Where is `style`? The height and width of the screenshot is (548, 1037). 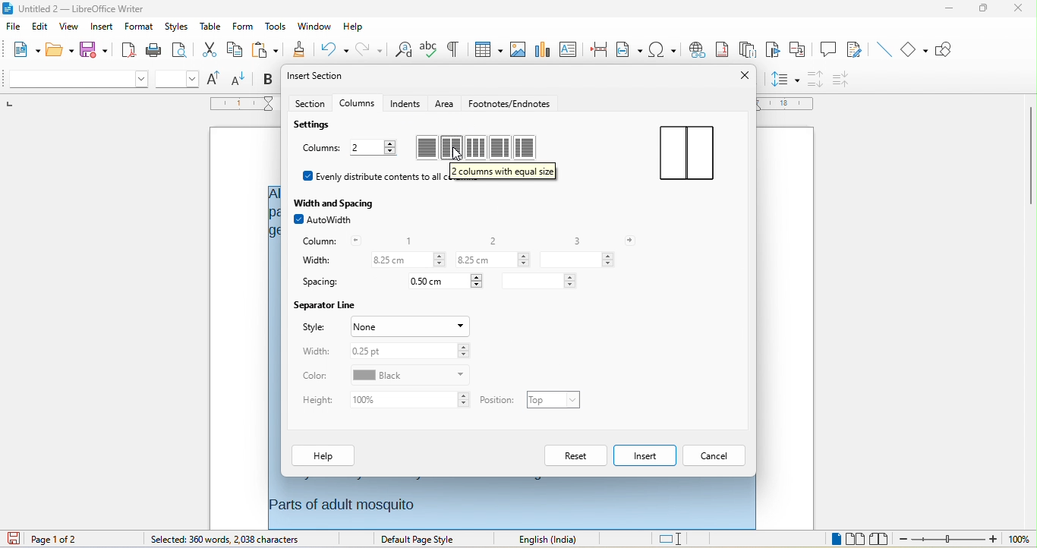 style is located at coordinates (313, 326).